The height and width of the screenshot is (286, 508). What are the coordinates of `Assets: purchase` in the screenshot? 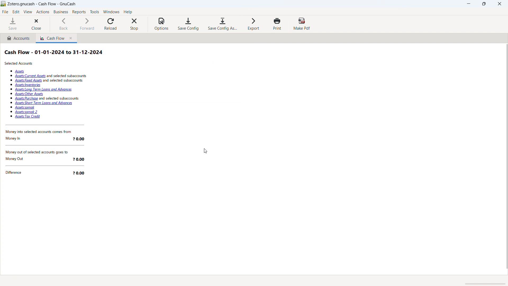 It's located at (46, 99).